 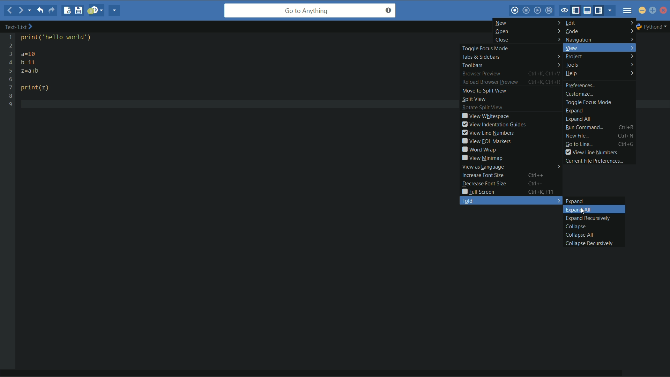 I want to click on toggle focus mode, so click(x=589, y=102).